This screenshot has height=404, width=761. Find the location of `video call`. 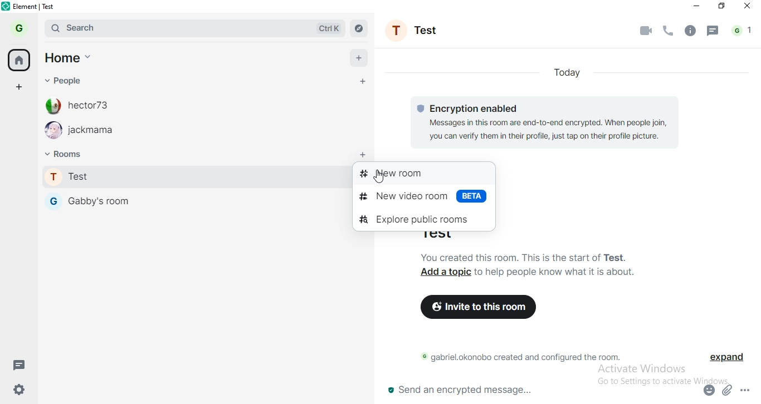

video call is located at coordinates (647, 31).